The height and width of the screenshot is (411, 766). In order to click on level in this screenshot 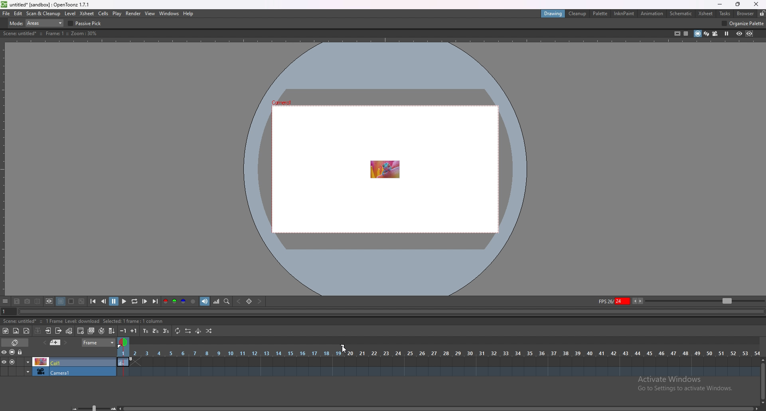, I will do `click(70, 14)`.